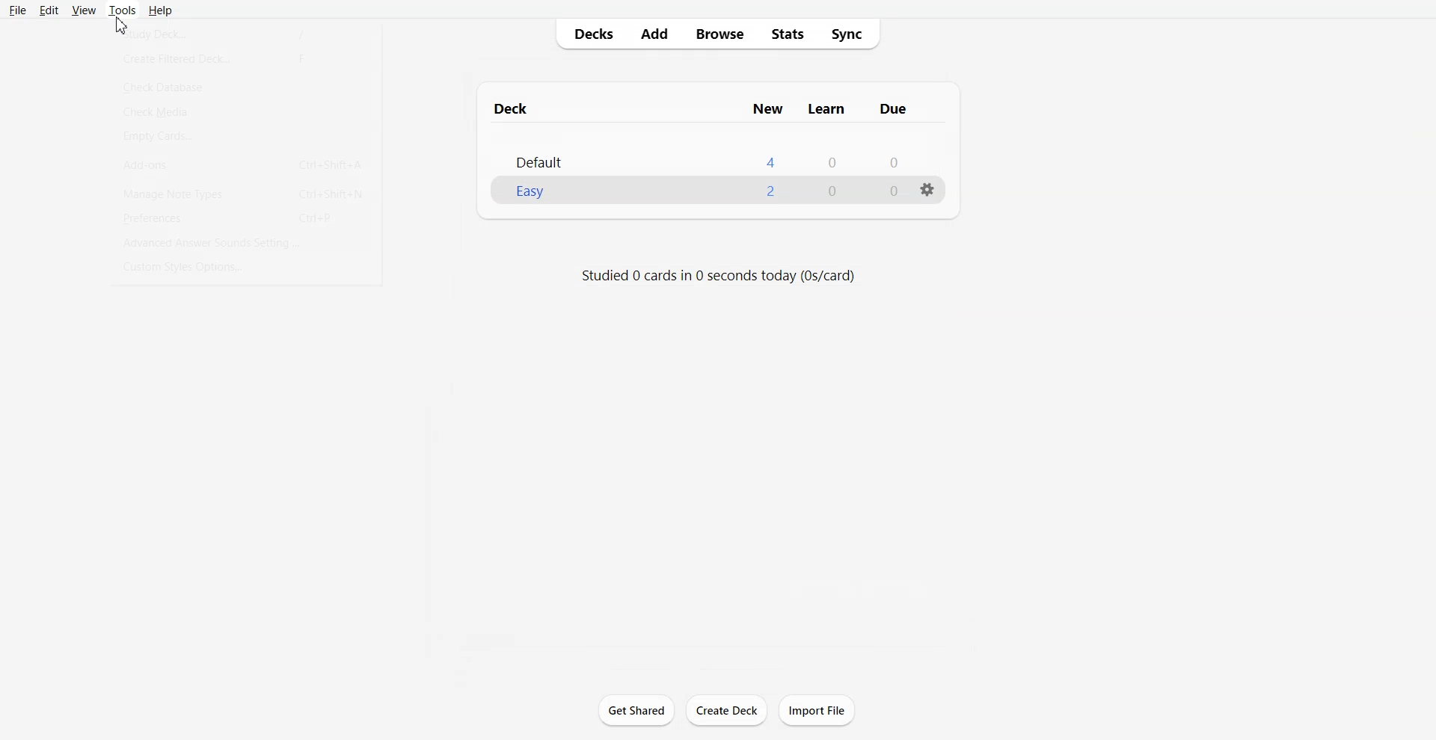  I want to click on deck new learn due, so click(713, 106).